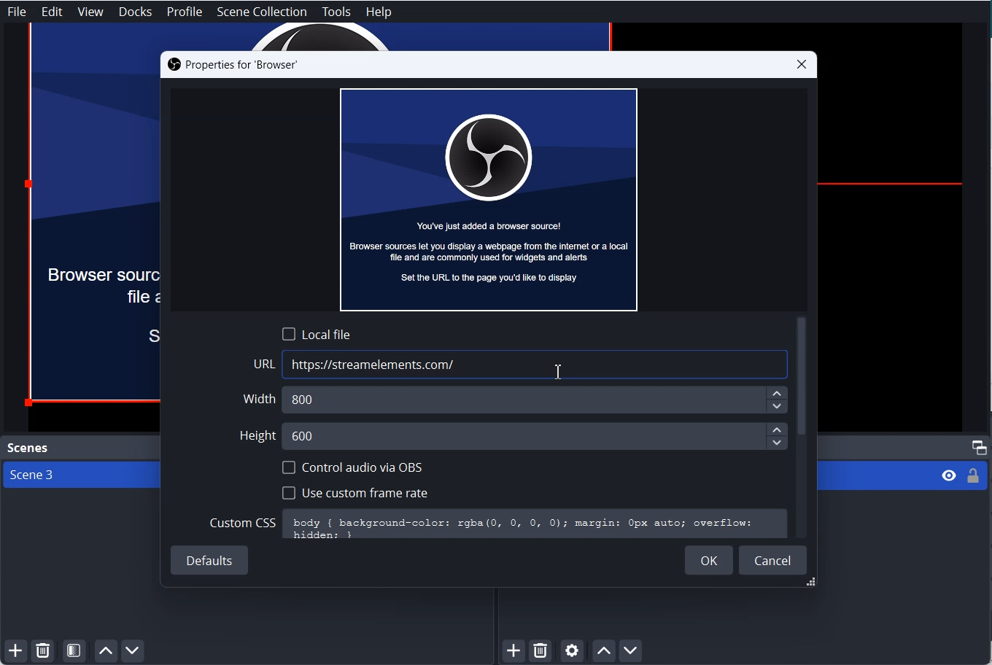 This screenshot has width=992, height=665. Describe the element at coordinates (571, 652) in the screenshot. I see `Open Source Settings` at that location.